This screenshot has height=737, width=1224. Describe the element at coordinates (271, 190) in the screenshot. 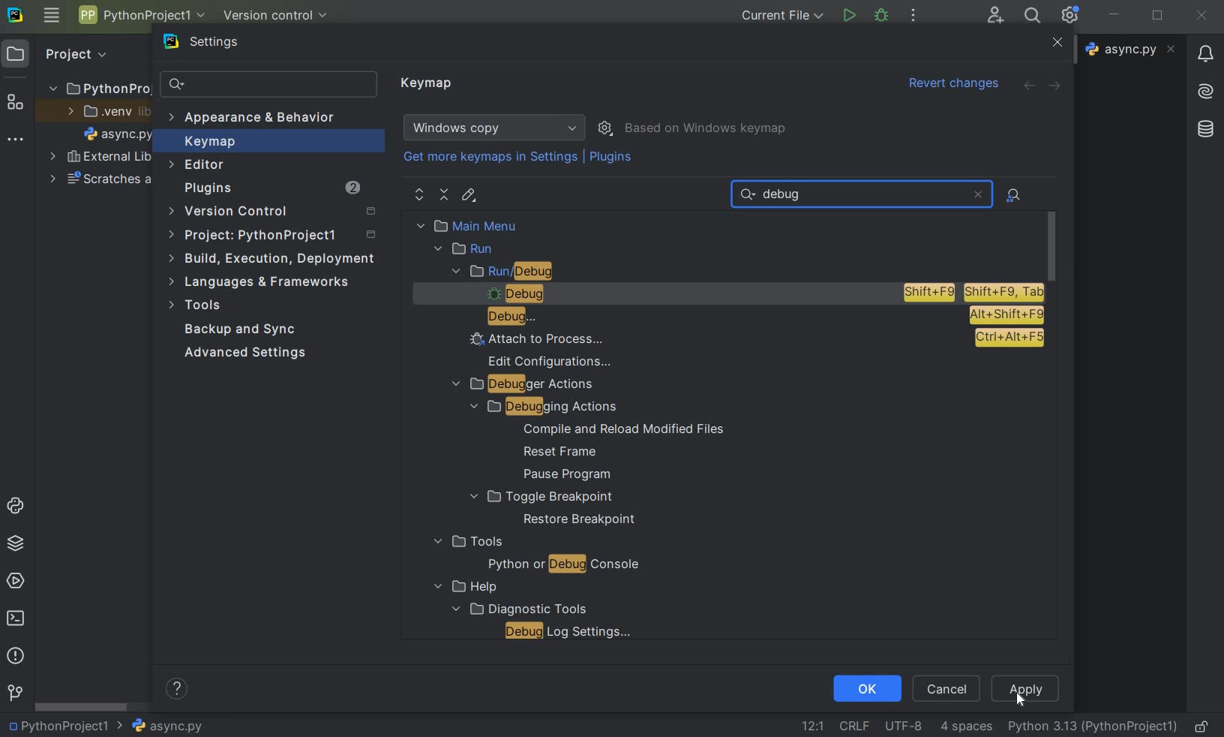

I see `plugins` at that location.